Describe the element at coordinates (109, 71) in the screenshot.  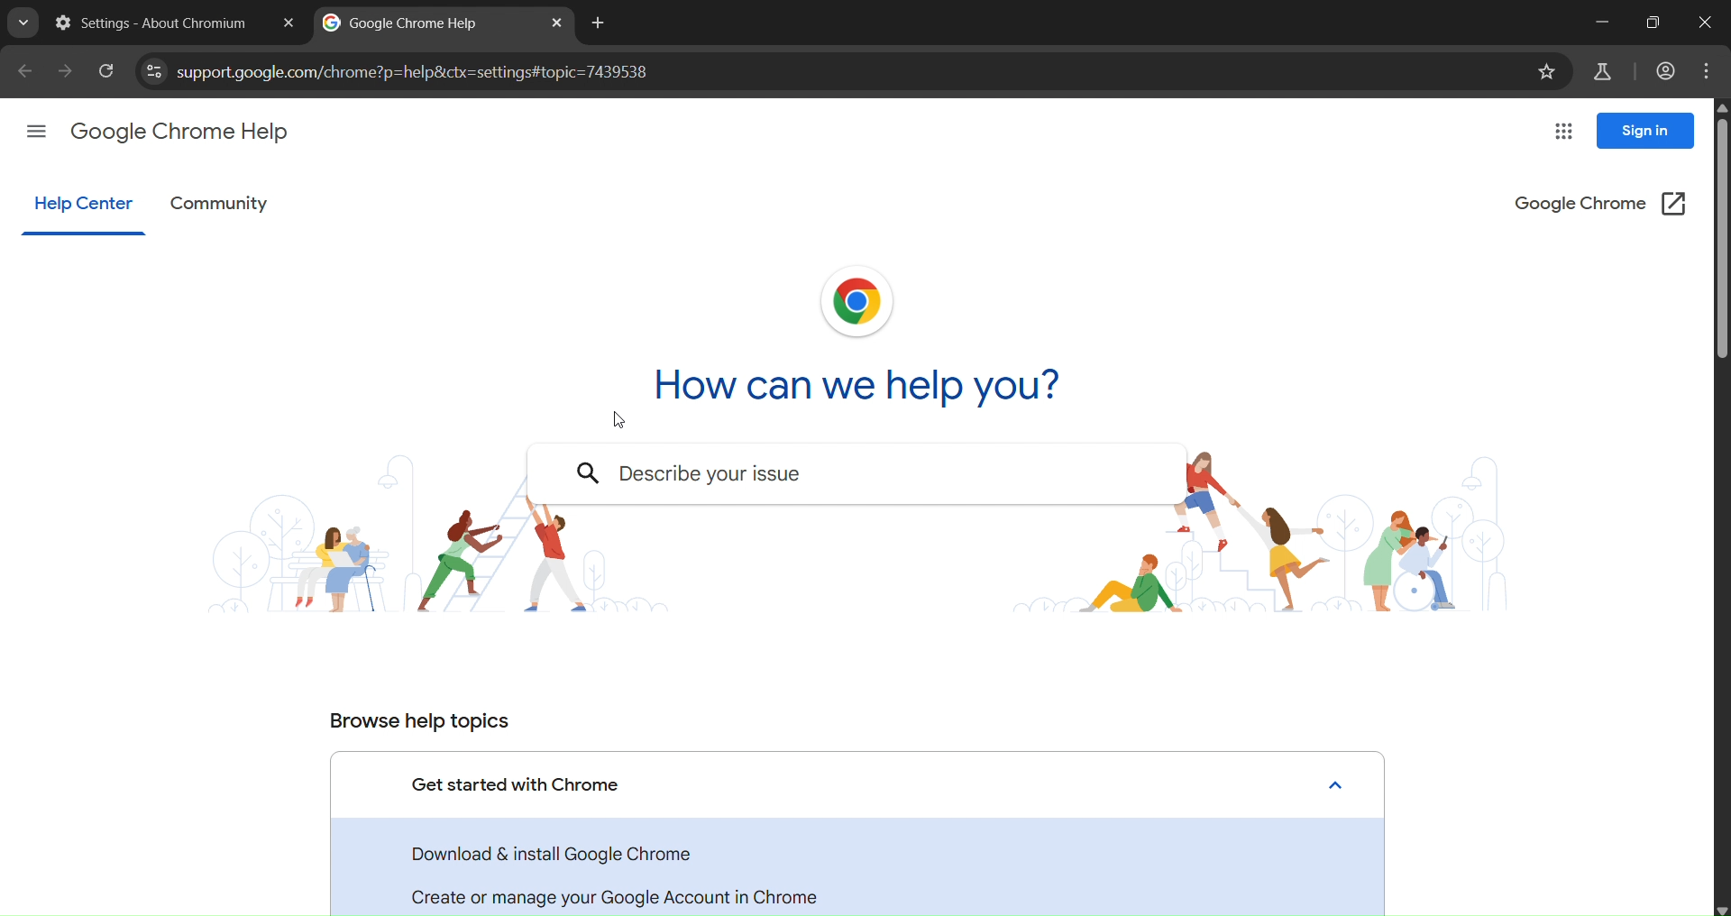
I see `reload page` at that location.